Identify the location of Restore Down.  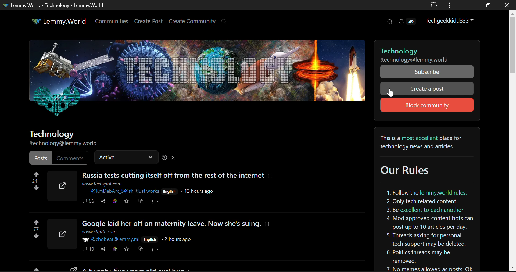
(469, 5).